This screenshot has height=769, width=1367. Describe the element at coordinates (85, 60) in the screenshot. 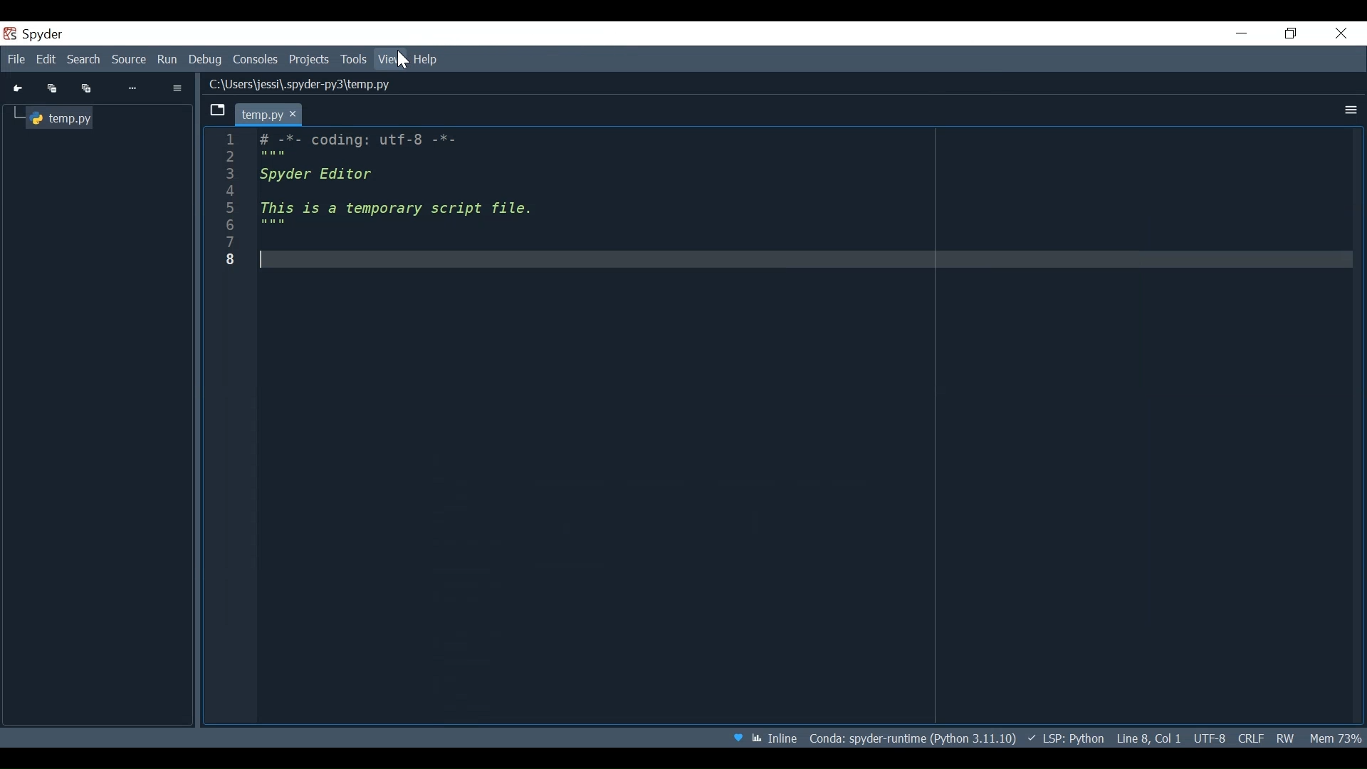

I see `Search` at that location.